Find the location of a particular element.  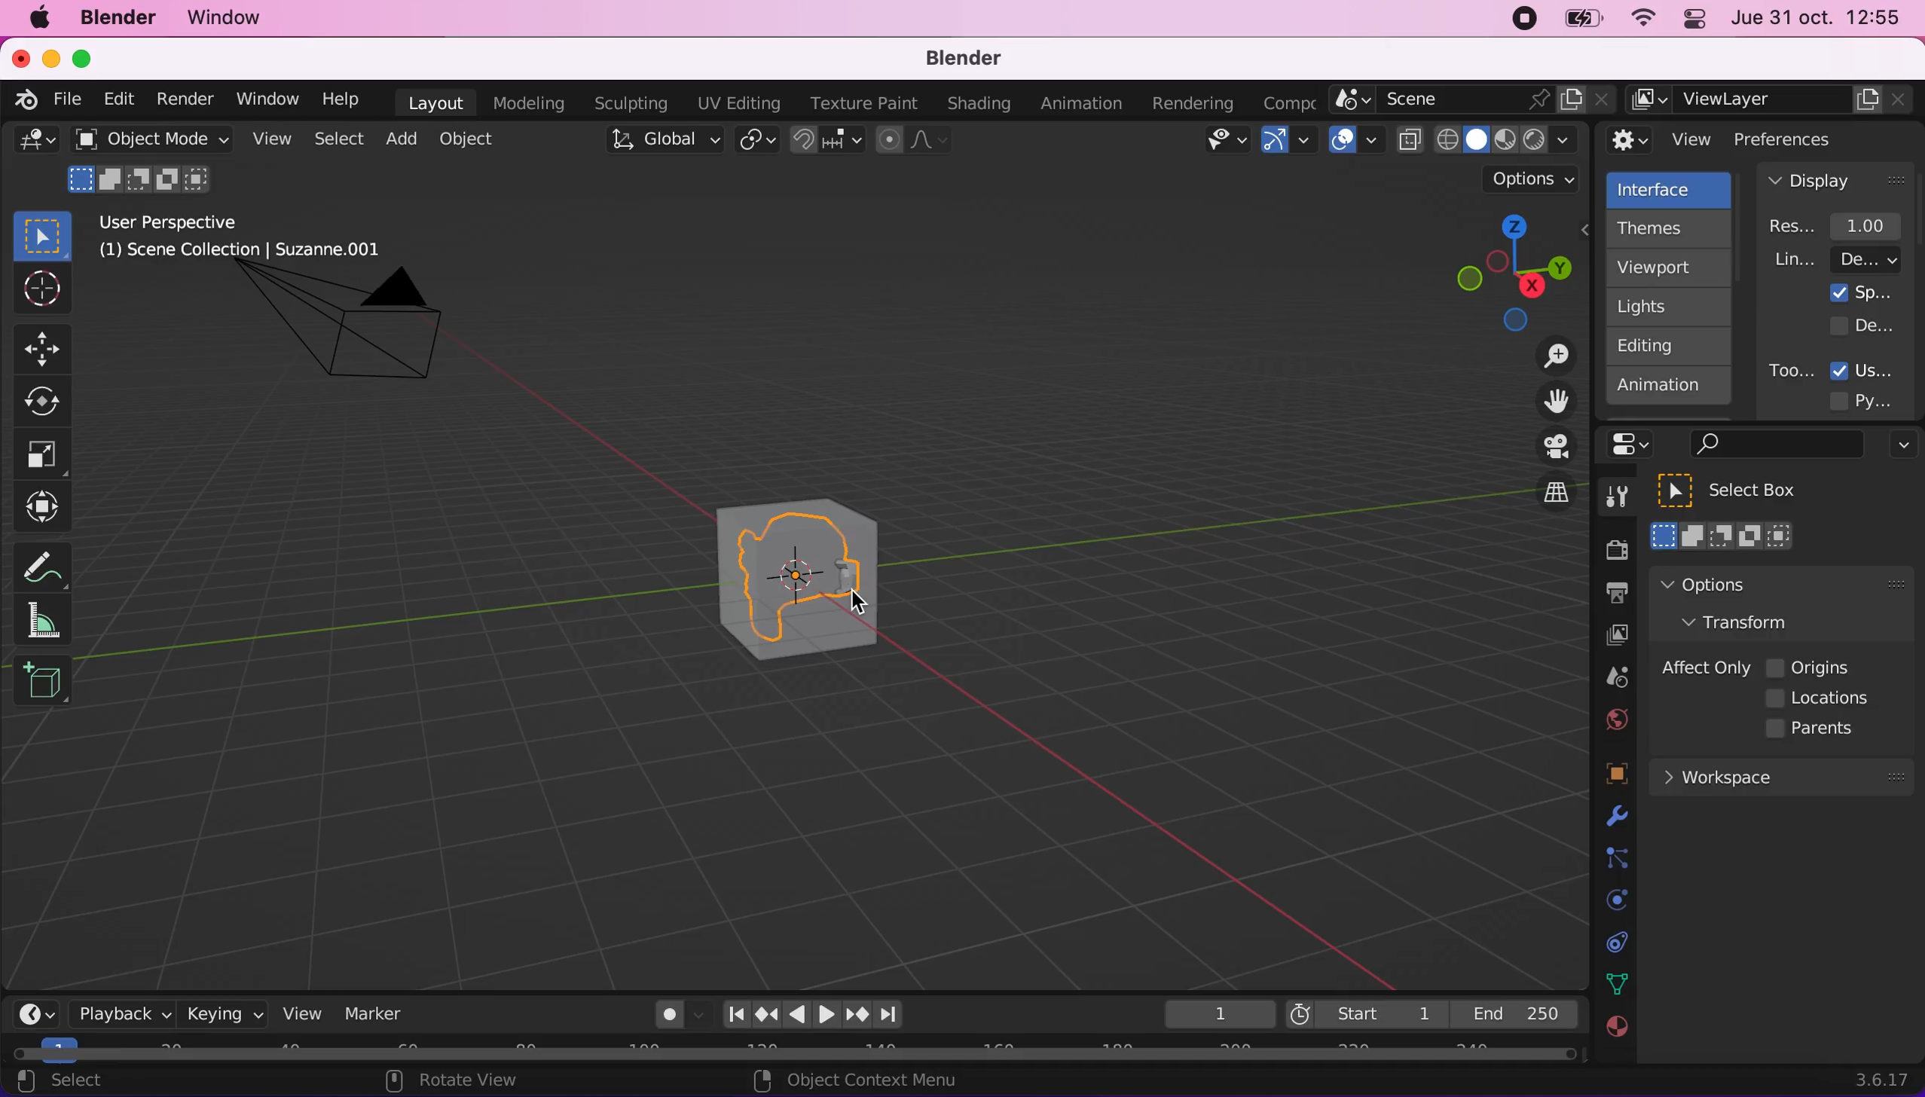

 is located at coordinates (49, 347).